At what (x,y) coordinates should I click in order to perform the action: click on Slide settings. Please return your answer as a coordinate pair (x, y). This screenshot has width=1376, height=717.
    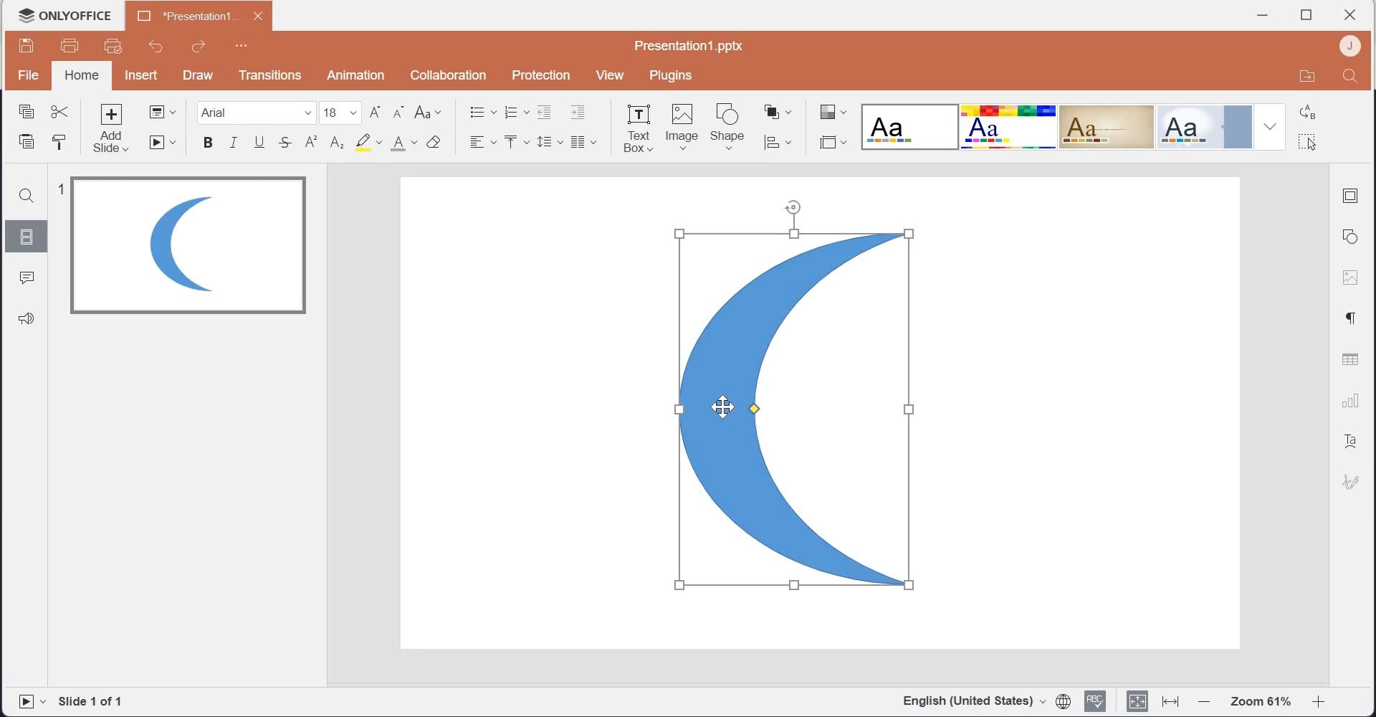
    Looking at the image, I should click on (1354, 194).